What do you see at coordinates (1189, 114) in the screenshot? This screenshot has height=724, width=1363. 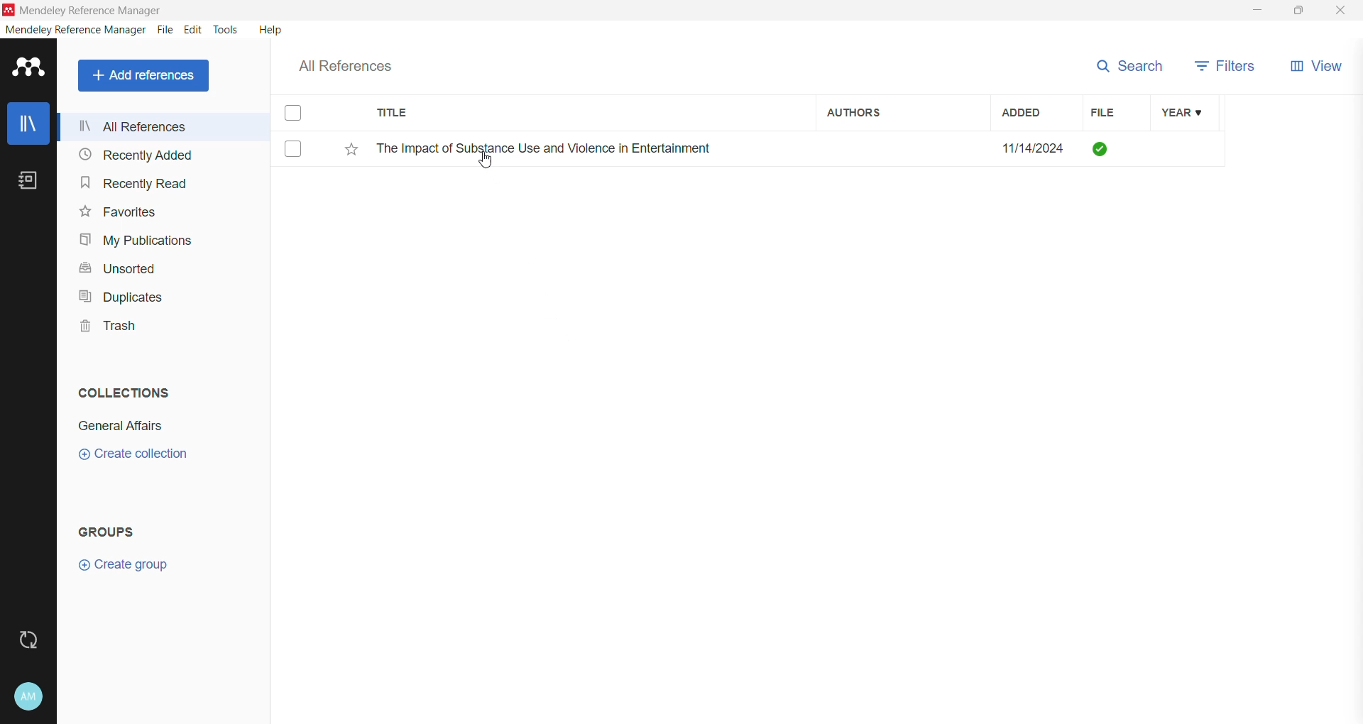 I see `Year` at bounding box center [1189, 114].